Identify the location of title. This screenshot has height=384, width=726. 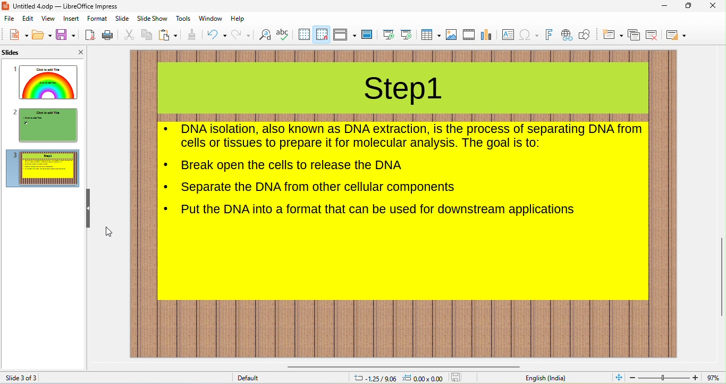
(66, 6).